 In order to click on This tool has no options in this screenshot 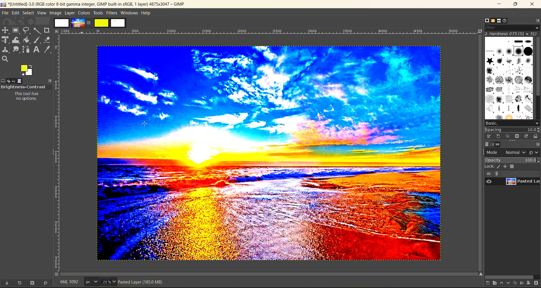, I will do `click(29, 97)`.